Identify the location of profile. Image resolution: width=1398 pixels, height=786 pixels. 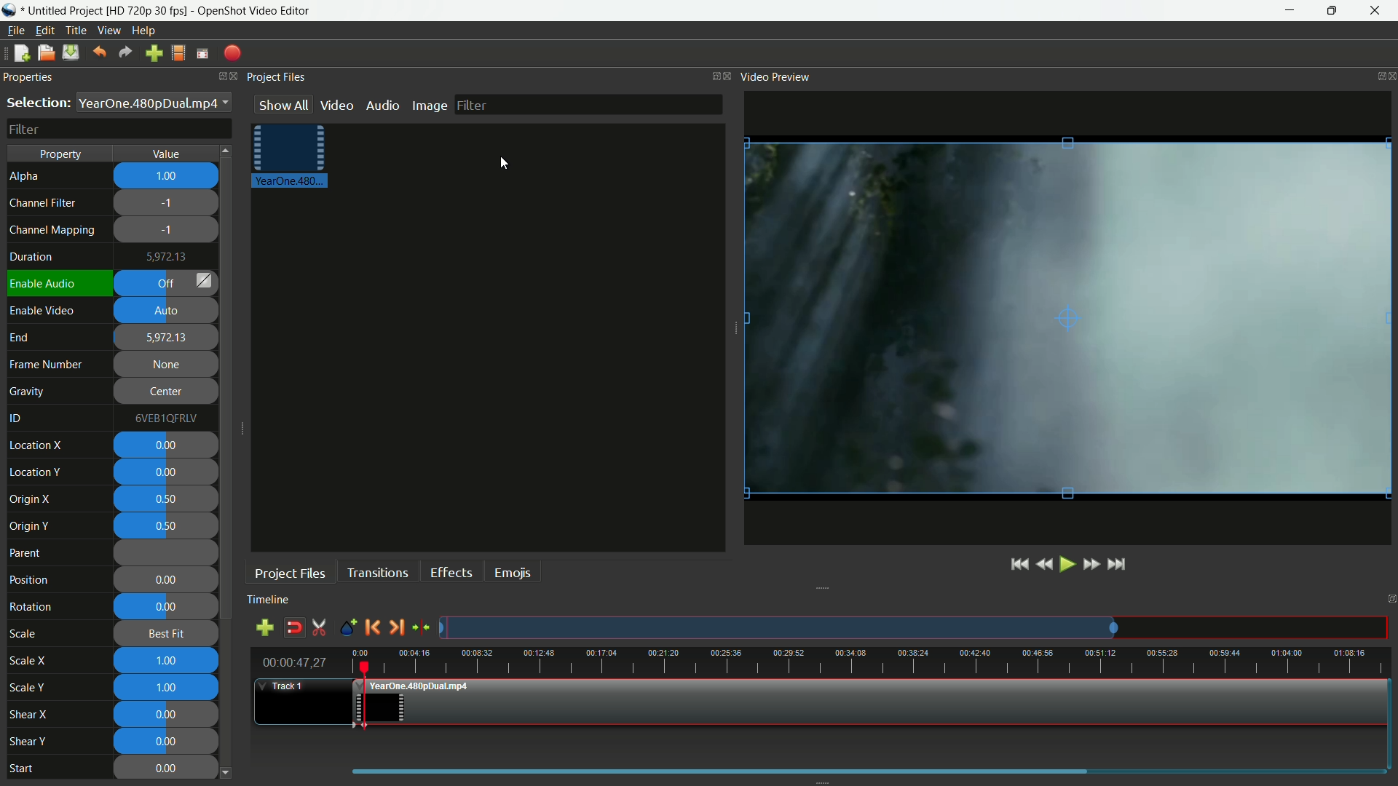
(146, 10).